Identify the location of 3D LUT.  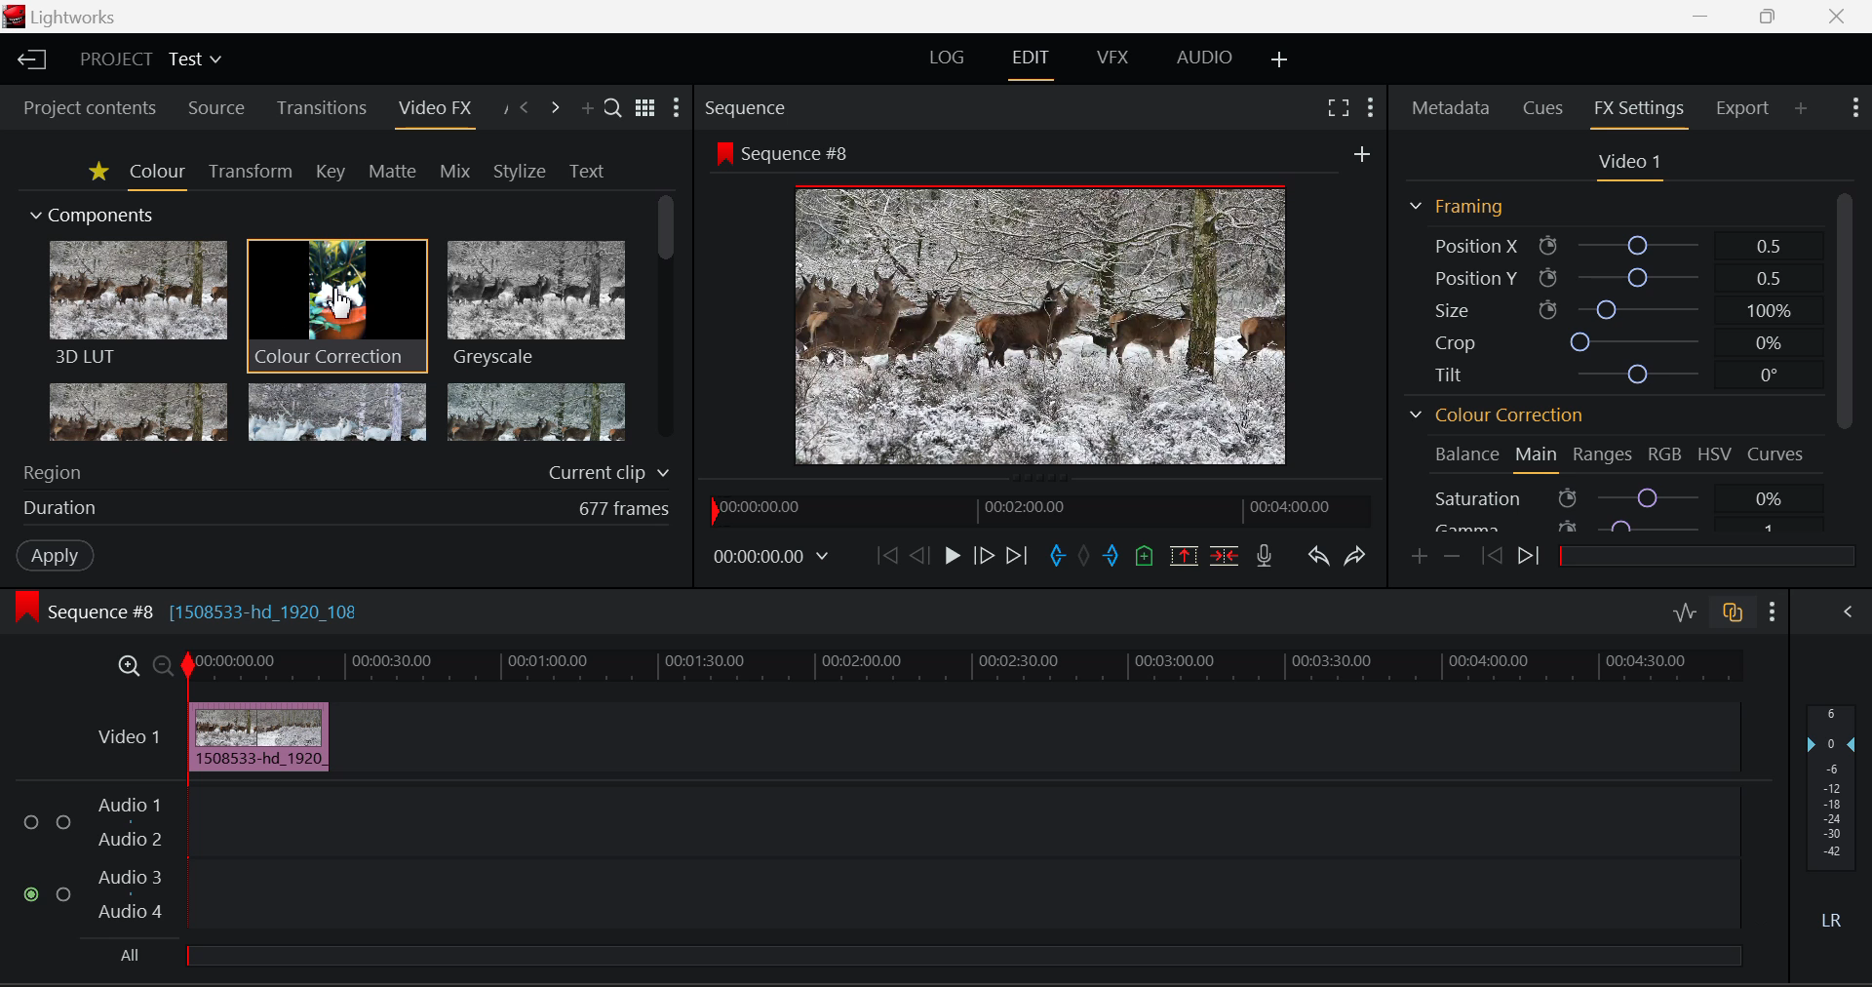
(136, 301).